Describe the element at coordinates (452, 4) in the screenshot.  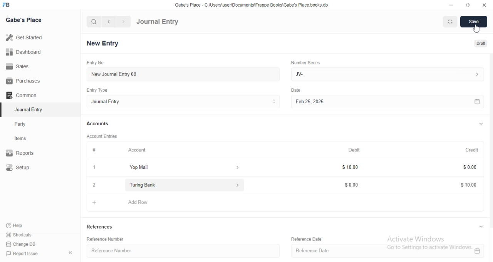
I see `minimize` at that location.